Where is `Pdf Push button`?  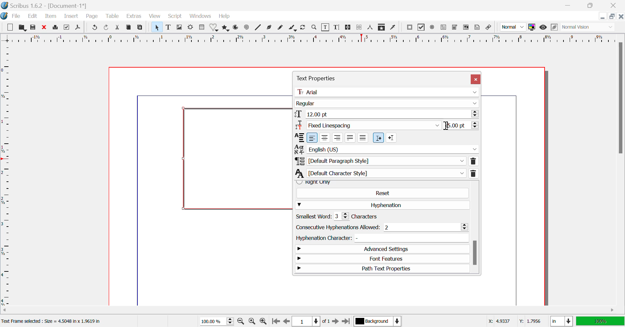
Pdf Push button is located at coordinates (410, 28).